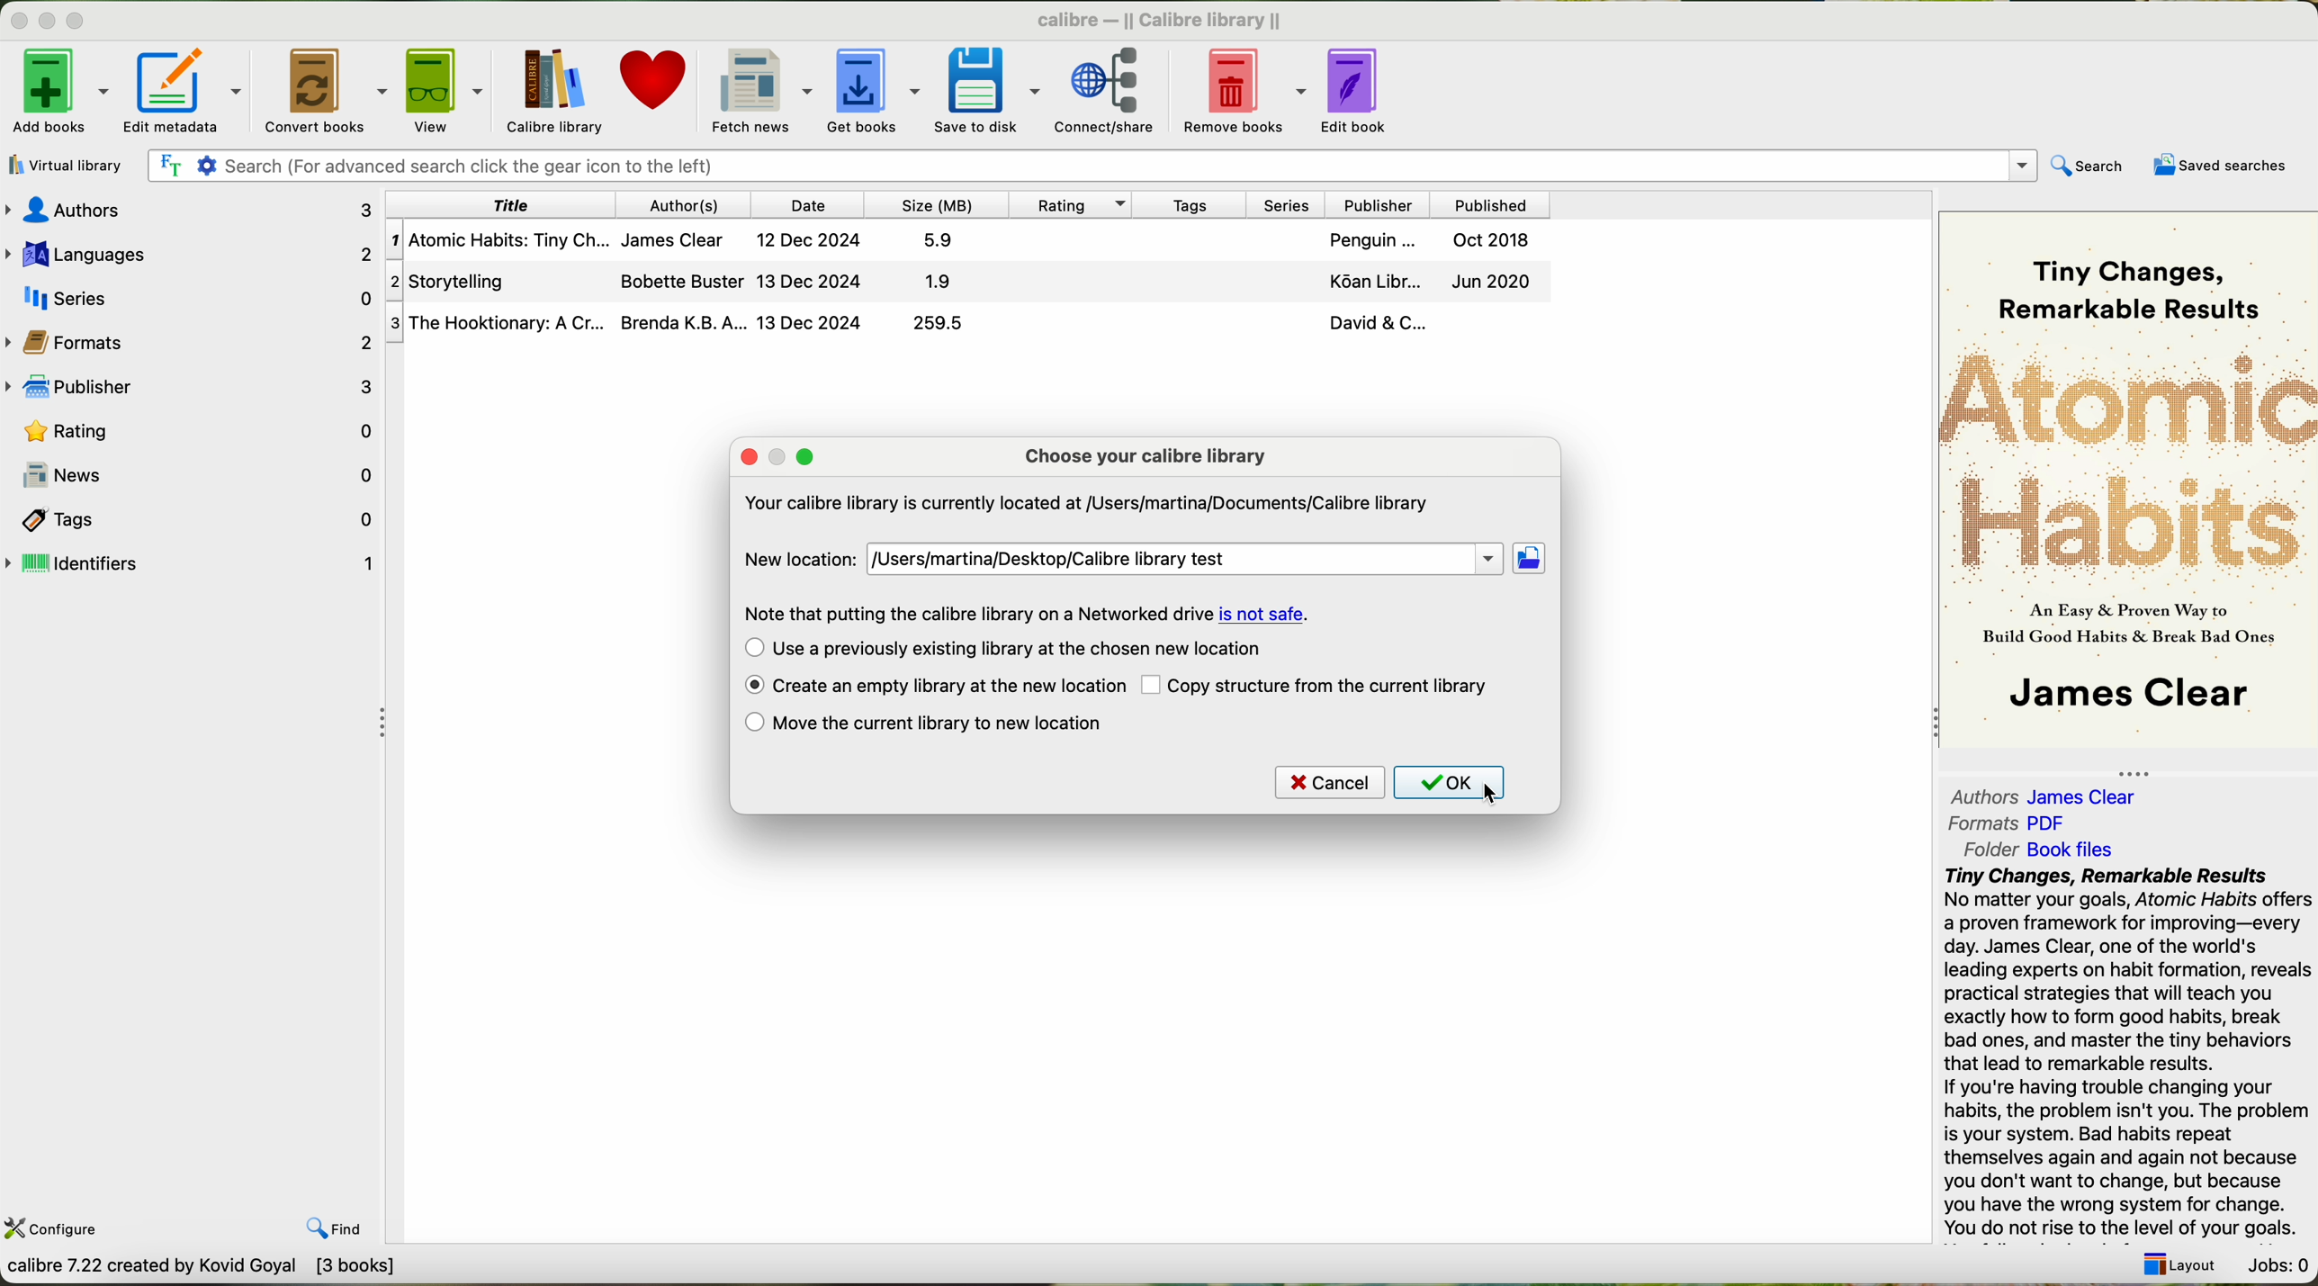  Describe the element at coordinates (805, 457) in the screenshot. I see `maximize` at that location.